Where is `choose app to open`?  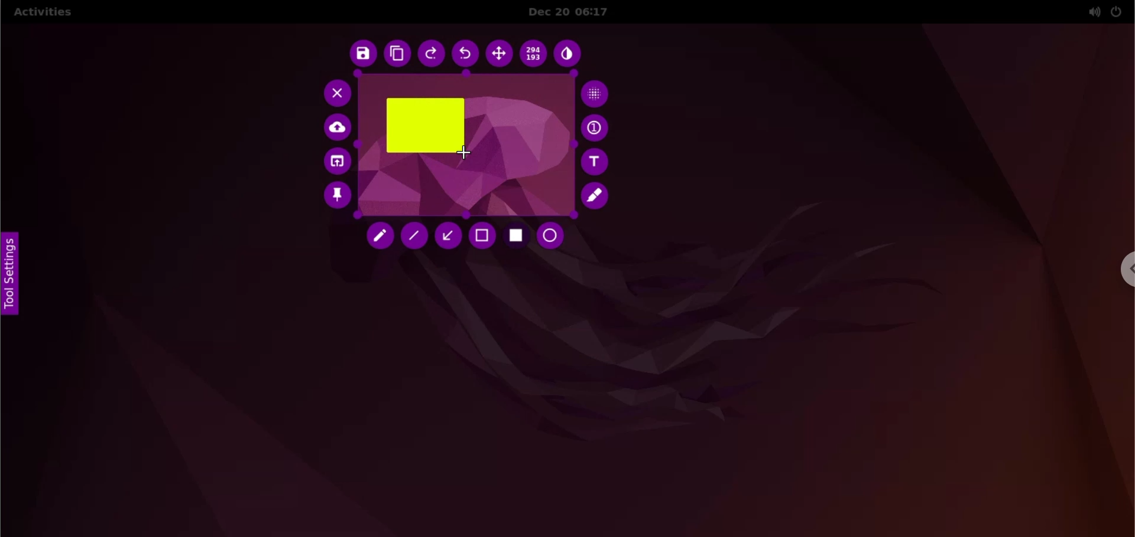
choose app to open is located at coordinates (336, 162).